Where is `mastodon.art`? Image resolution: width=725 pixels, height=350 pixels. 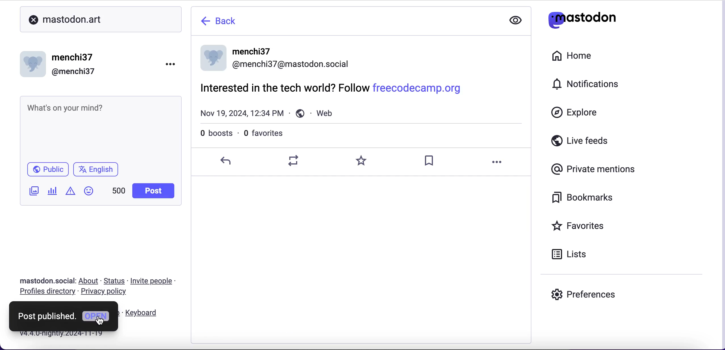 mastodon.art is located at coordinates (90, 19).